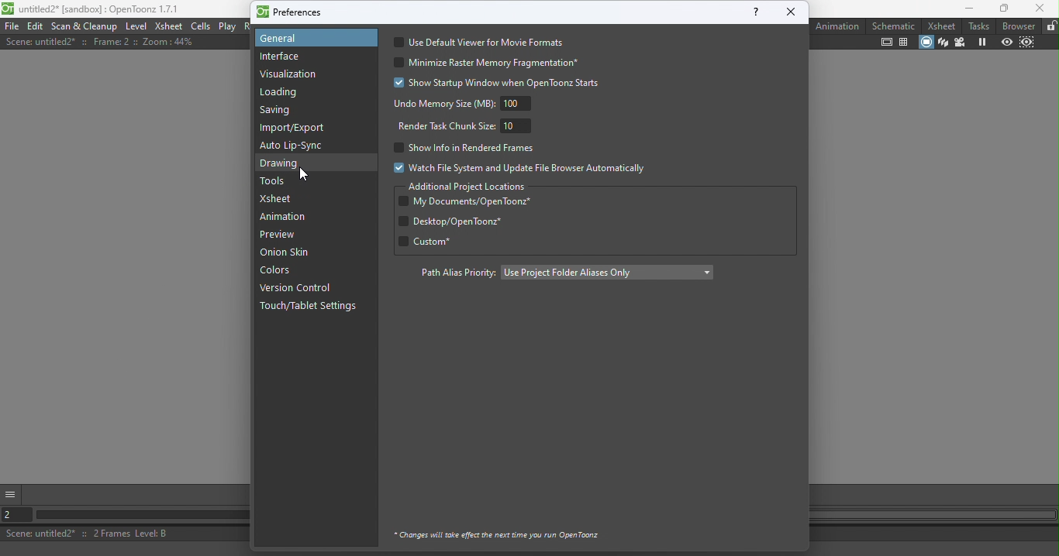 Image resolution: width=1059 pixels, height=556 pixels. Describe the element at coordinates (312, 307) in the screenshot. I see `Touch/tablet settings` at that location.